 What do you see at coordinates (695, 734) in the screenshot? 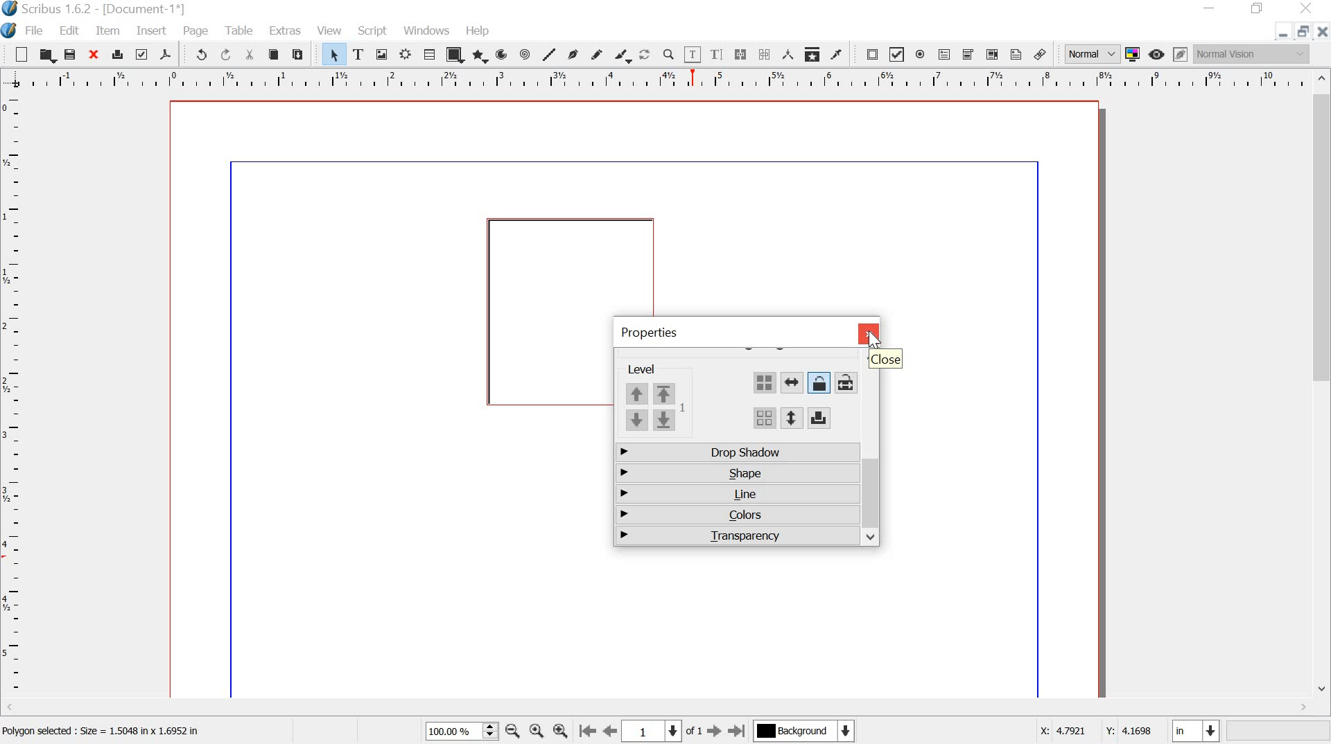
I see `of 1` at bounding box center [695, 734].